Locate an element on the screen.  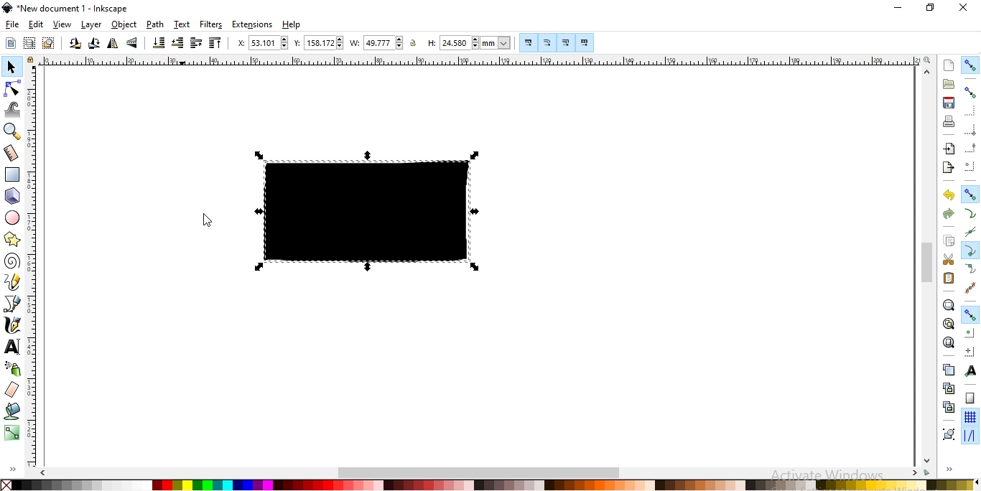
 is located at coordinates (970, 288).